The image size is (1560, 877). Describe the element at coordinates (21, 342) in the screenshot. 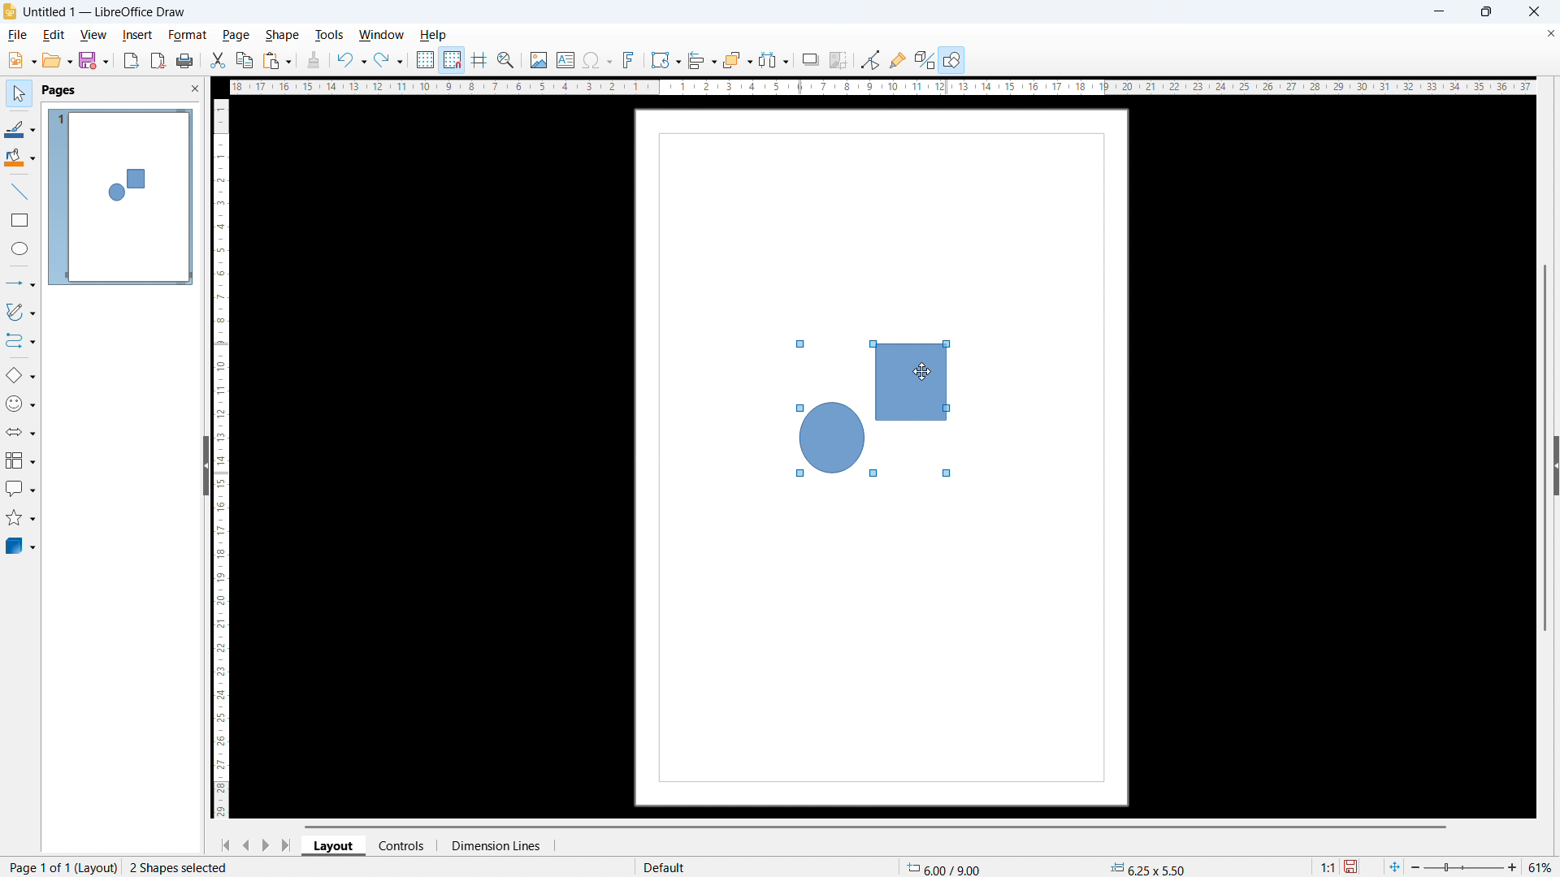

I see `connectors` at that location.